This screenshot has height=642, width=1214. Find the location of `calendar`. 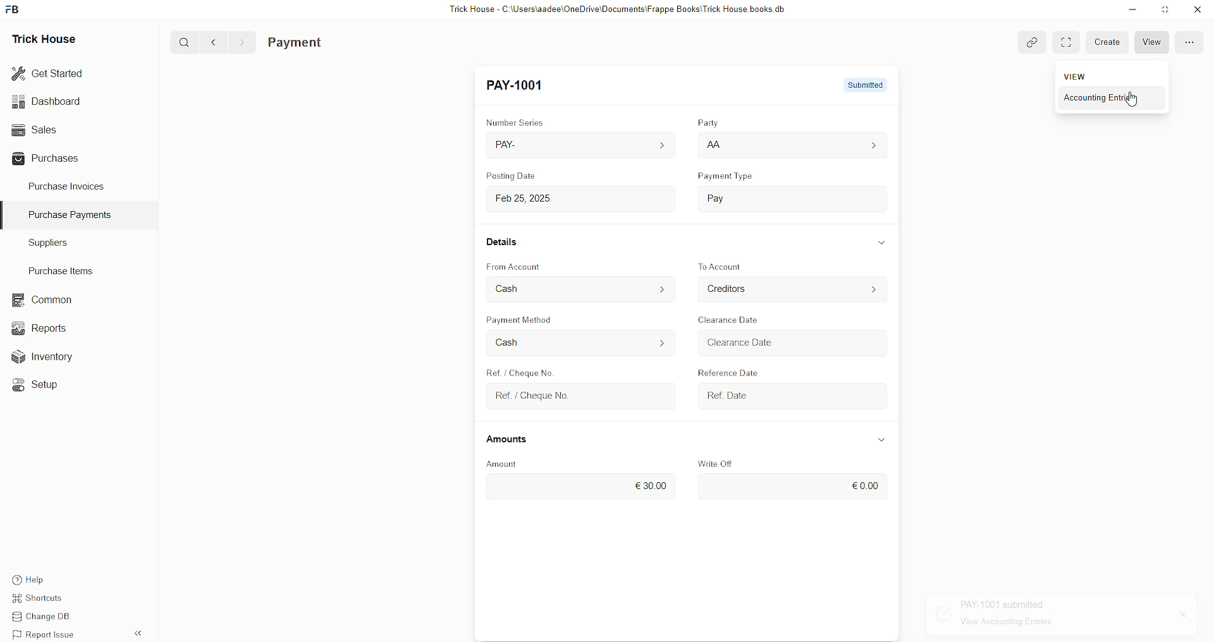

calendar is located at coordinates (659, 197).